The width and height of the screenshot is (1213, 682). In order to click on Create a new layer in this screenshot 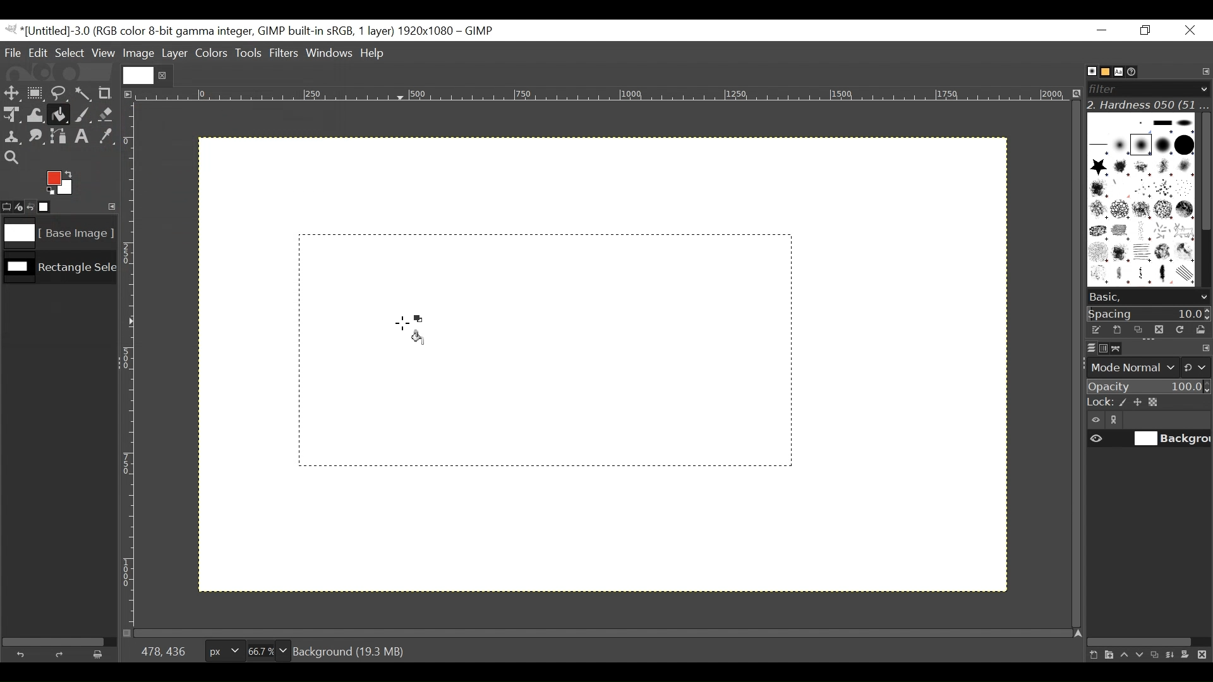, I will do `click(1108, 655)`.